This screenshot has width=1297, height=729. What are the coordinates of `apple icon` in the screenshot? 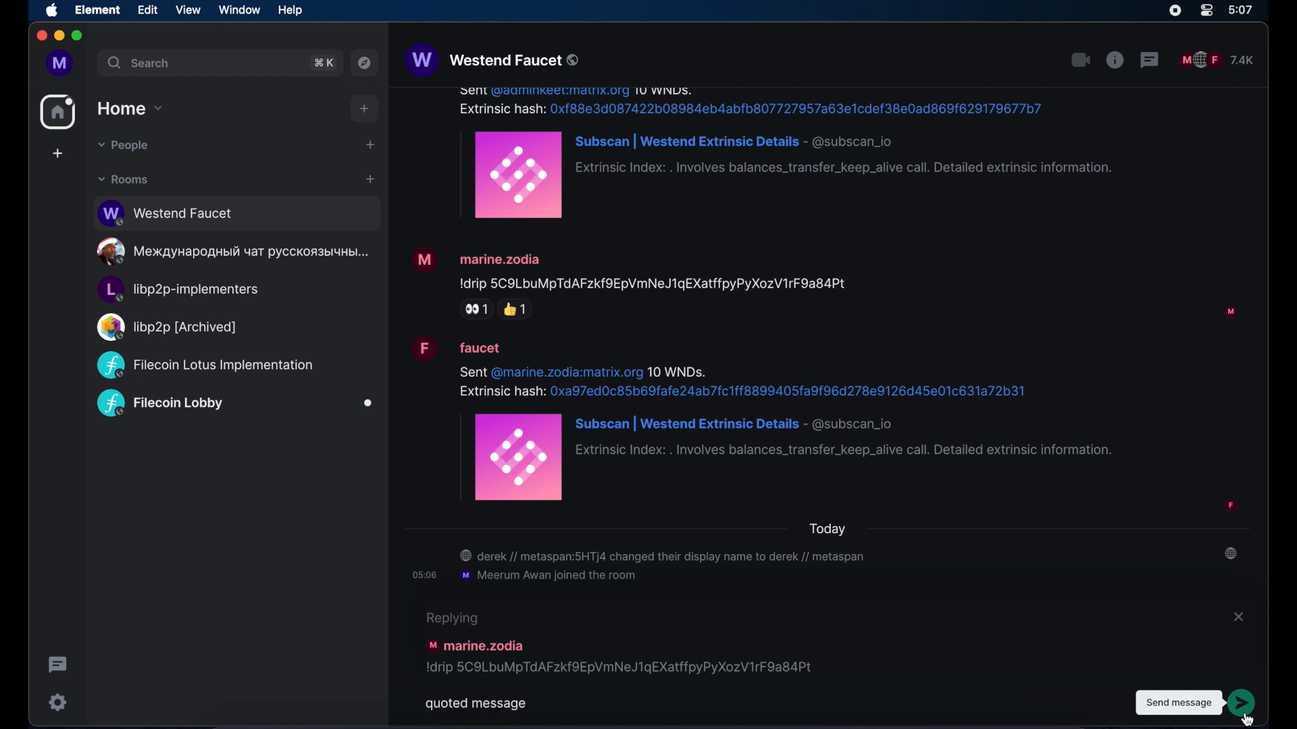 It's located at (53, 11).